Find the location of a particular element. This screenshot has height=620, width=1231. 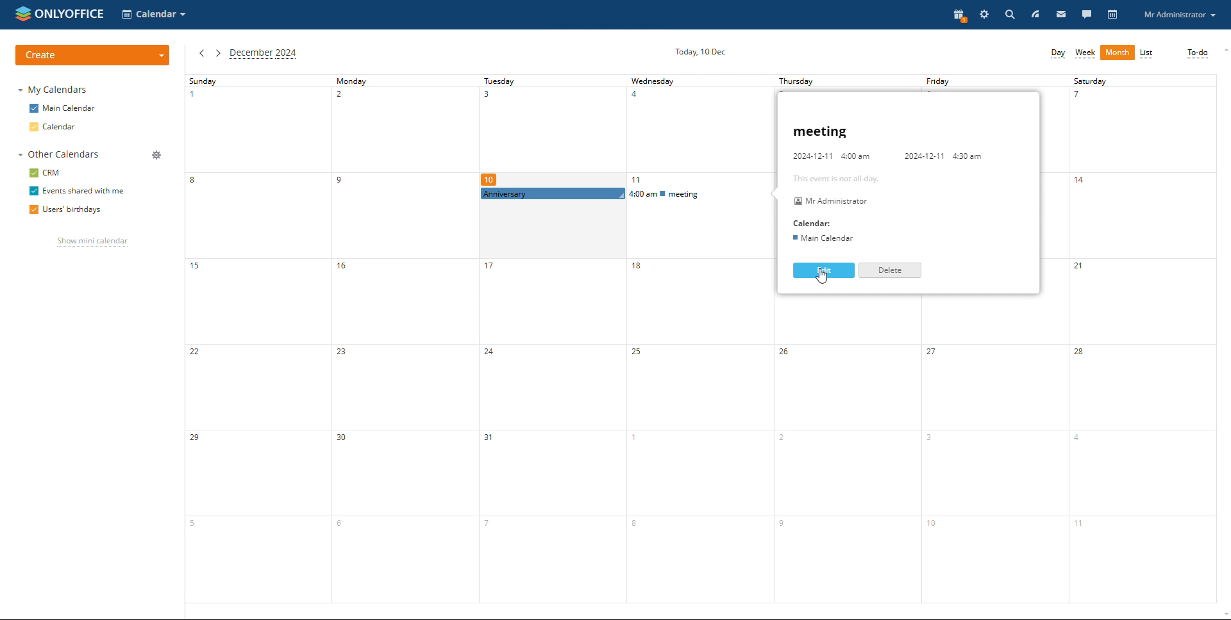

sunday is located at coordinates (256, 338).